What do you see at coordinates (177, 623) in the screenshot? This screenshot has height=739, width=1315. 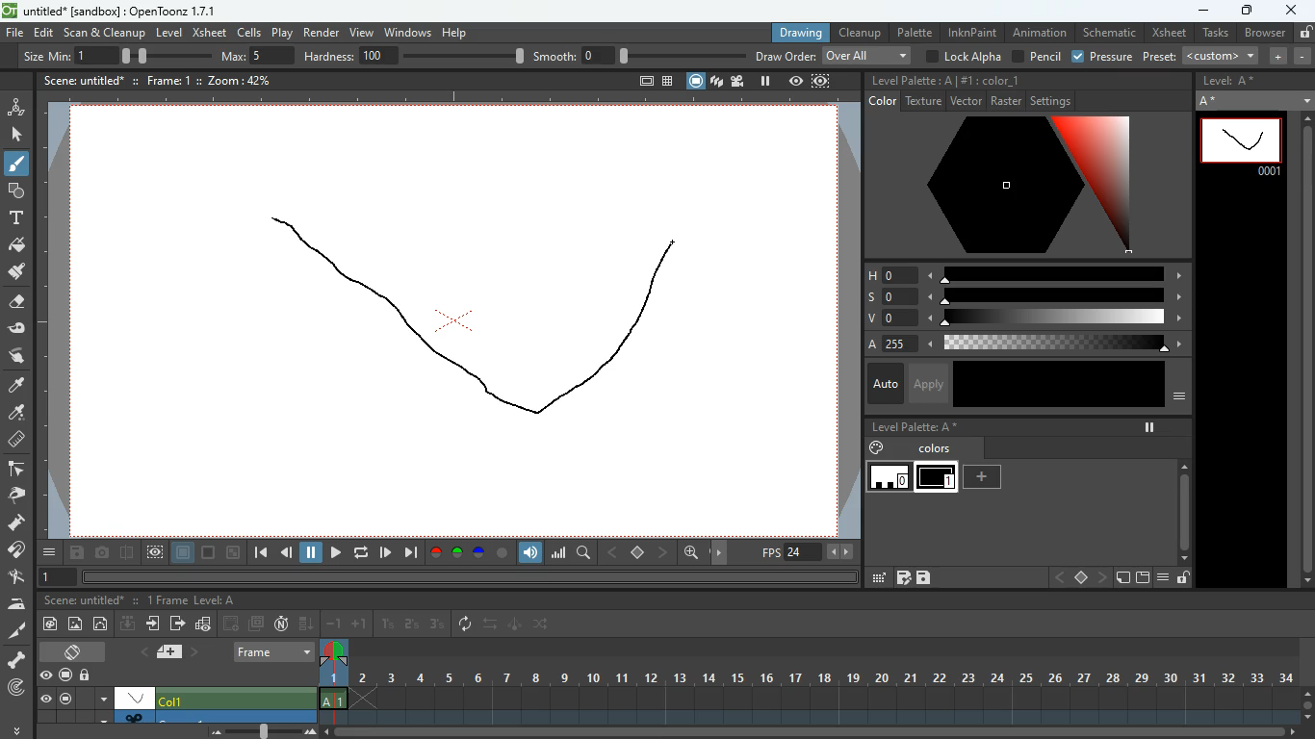 I see `send` at bounding box center [177, 623].